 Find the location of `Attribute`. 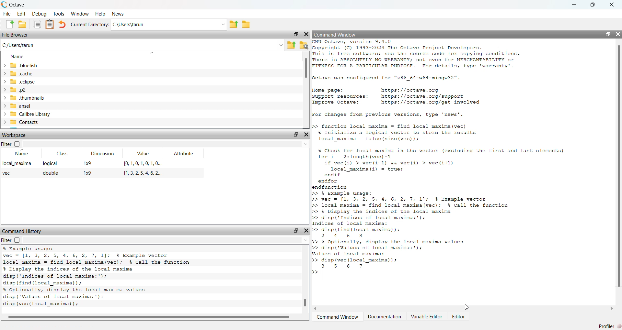

Attribute is located at coordinates (183, 154).